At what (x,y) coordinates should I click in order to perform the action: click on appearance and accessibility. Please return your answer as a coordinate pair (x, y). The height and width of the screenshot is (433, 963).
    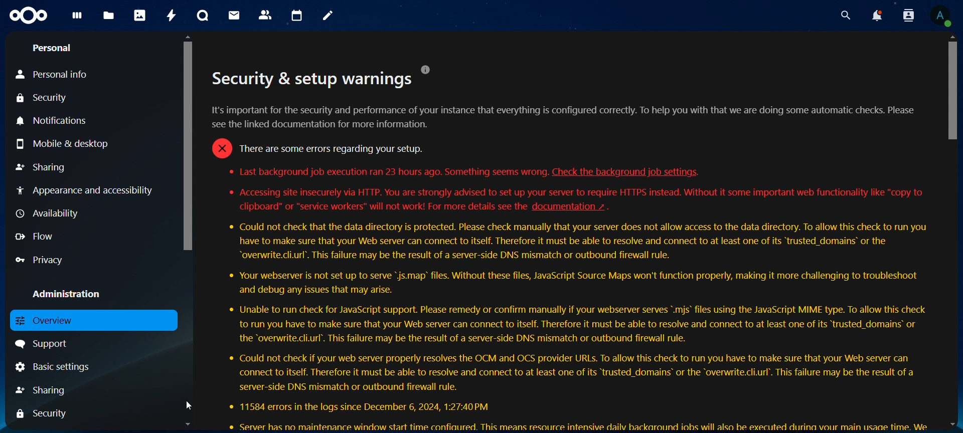
    Looking at the image, I should click on (87, 189).